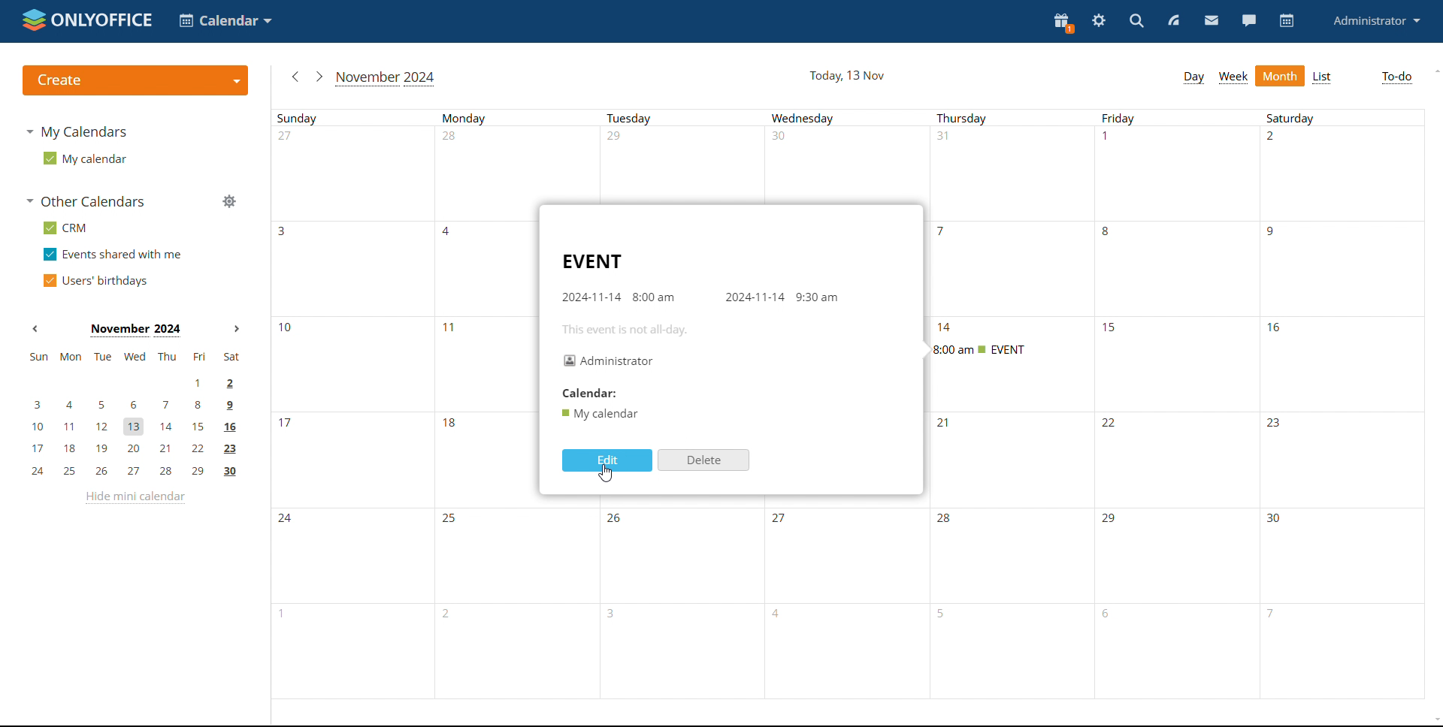 This screenshot has width=1443, height=727. Describe the element at coordinates (608, 359) in the screenshot. I see `organizer` at that location.